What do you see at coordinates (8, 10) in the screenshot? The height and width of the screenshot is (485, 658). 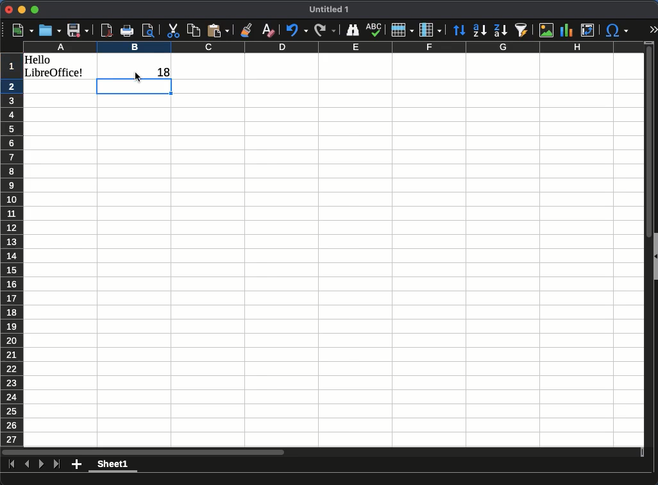 I see `Close` at bounding box center [8, 10].